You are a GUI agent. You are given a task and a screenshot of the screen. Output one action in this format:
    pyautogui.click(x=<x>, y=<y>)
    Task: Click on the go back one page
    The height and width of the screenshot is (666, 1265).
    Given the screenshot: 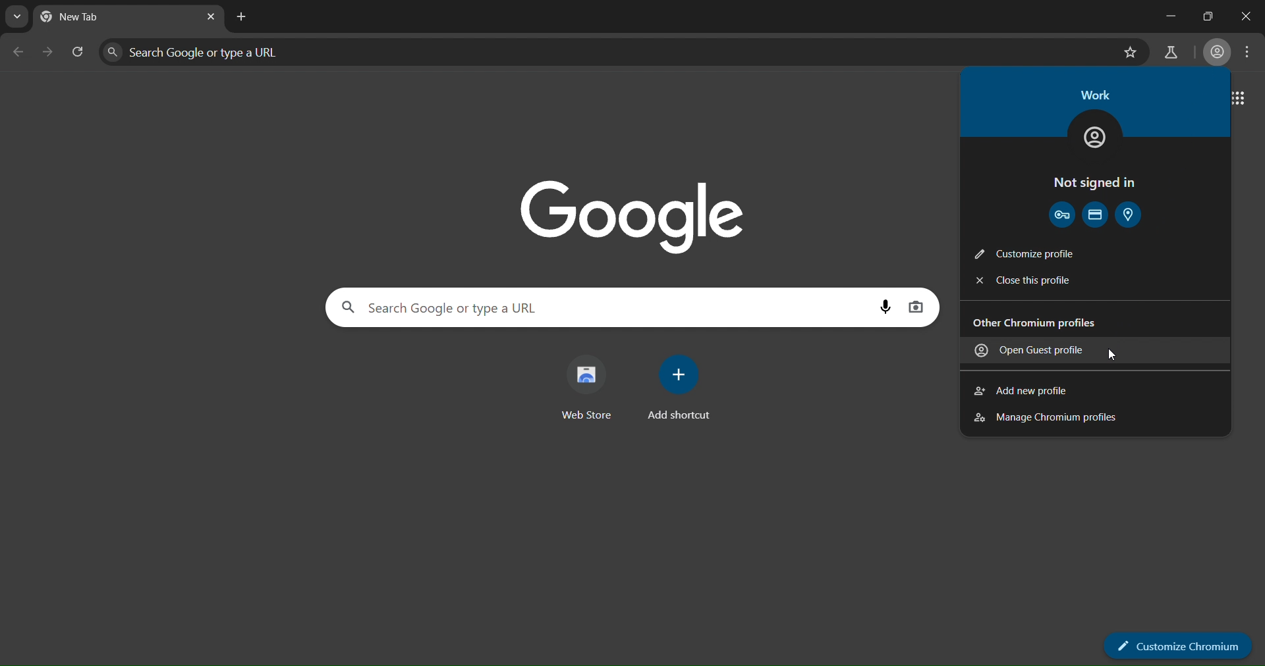 What is the action you would take?
    pyautogui.click(x=14, y=53)
    